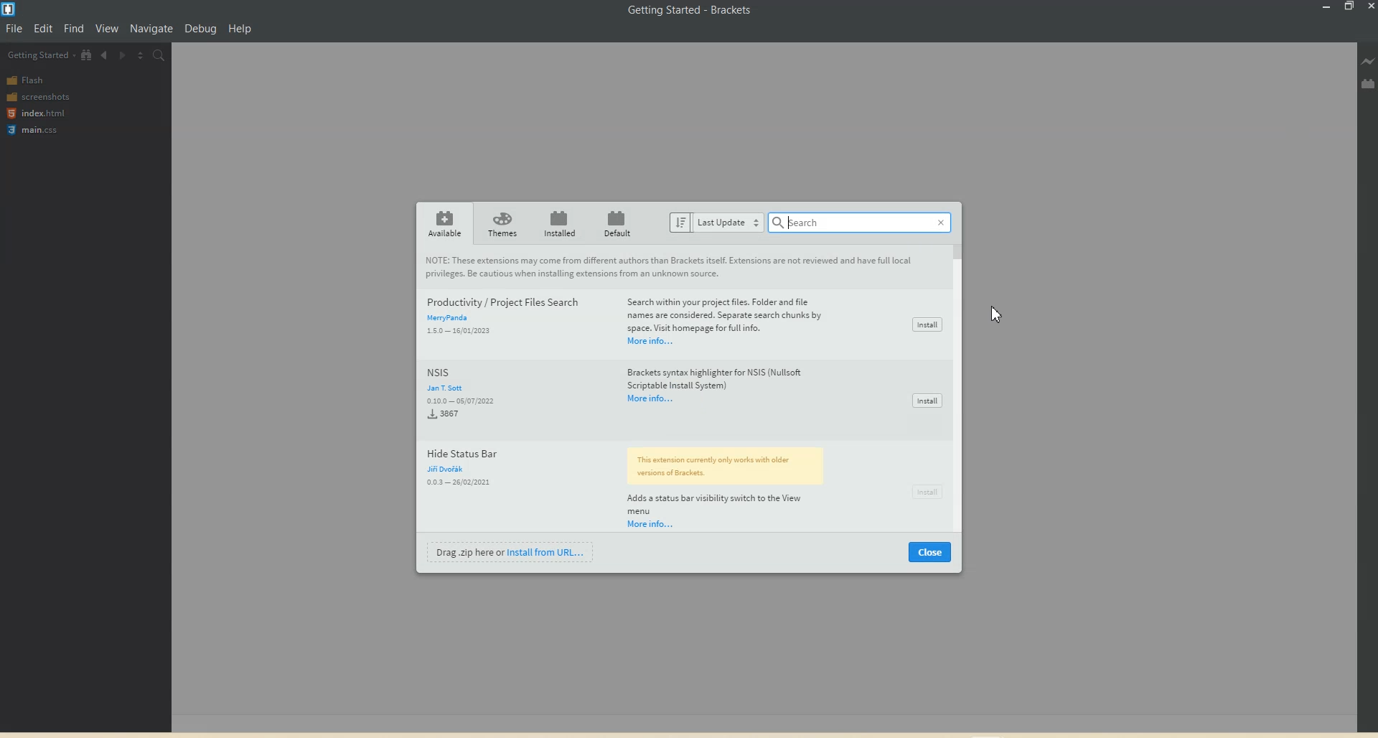  I want to click on Install, so click(928, 324).